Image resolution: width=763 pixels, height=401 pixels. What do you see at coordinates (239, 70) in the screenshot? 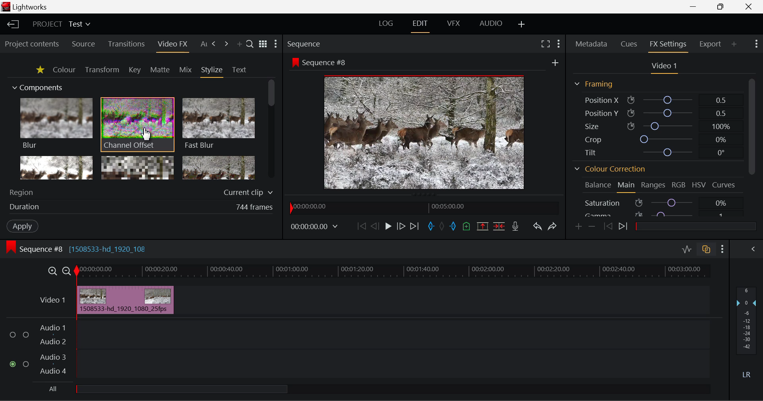
I see `Text` at bounding box center [239, 70].